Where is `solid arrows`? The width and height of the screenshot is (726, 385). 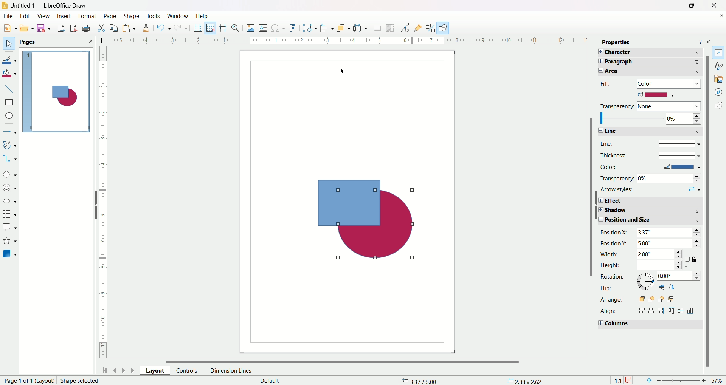 solid arrows is located at coordinates (10, 201).